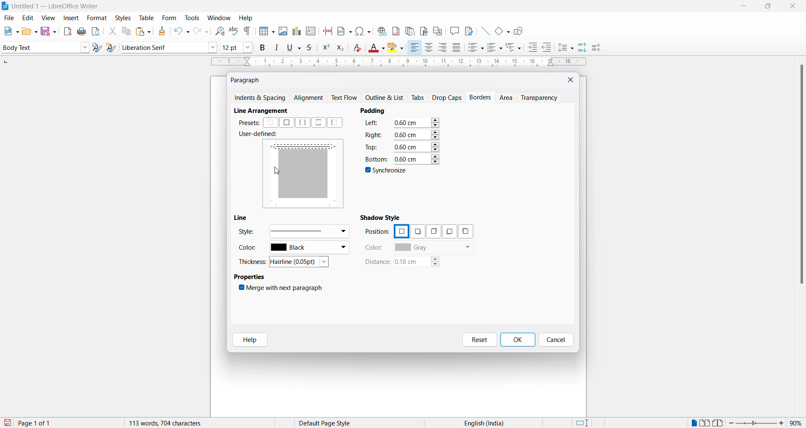 This screenshot has width=806, height=428. Describe the element at coordinates (112, 31) in the screenshot. I see `cut` at that location.